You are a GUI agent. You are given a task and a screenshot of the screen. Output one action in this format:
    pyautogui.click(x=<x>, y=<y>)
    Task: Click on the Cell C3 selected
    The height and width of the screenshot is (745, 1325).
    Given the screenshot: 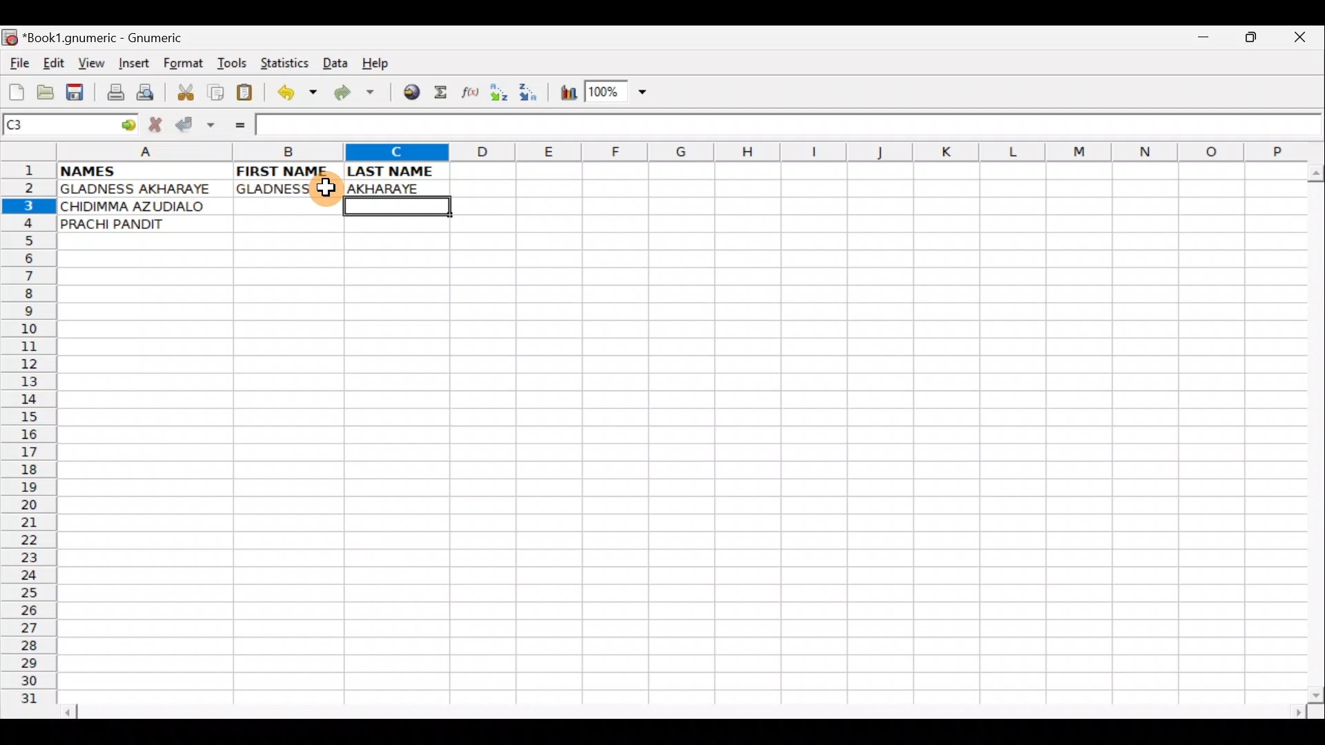 What is the action you would take?
    pyautogui.click(x=394, y=207)
    